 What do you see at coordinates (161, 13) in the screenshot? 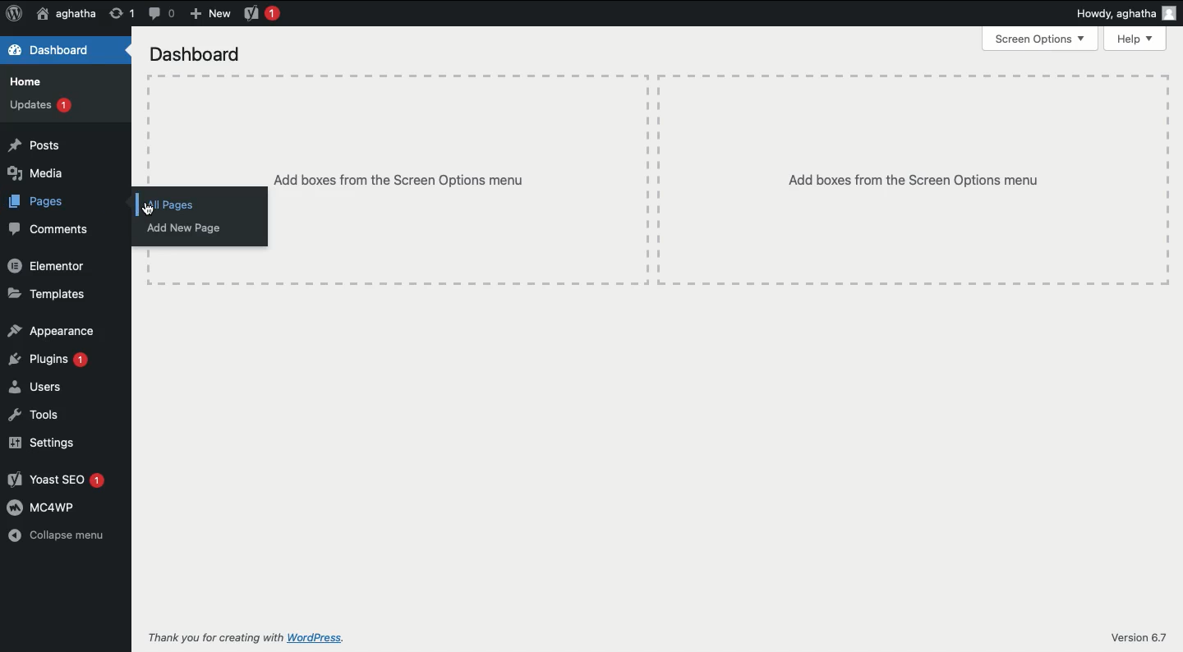
I see `Comment` at bounding box center [161, 13].